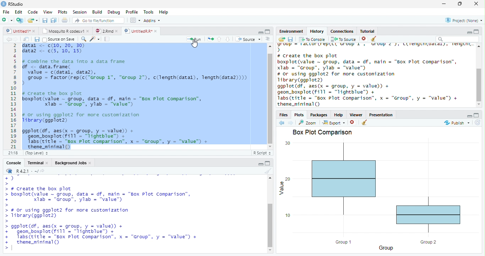  What do you see at coordinates (97, 12) in the screenshot?
I see `Build` at bounding box center [97, 12].